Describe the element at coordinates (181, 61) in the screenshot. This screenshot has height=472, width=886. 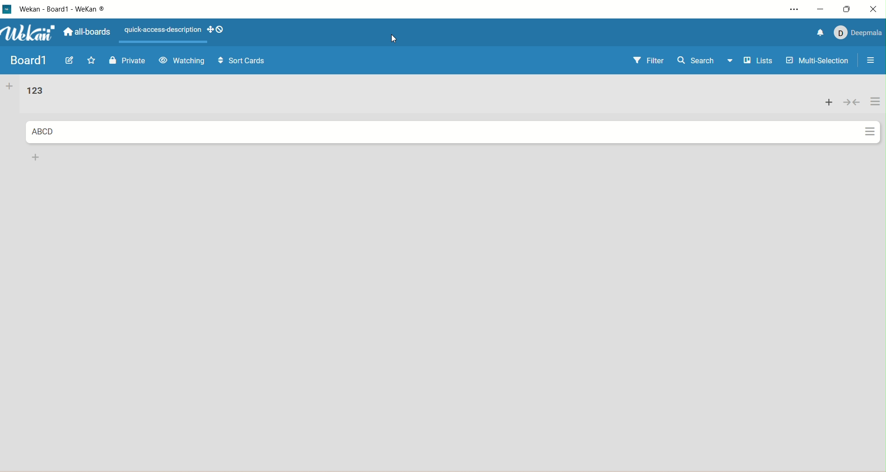
I see `watching` at that location.